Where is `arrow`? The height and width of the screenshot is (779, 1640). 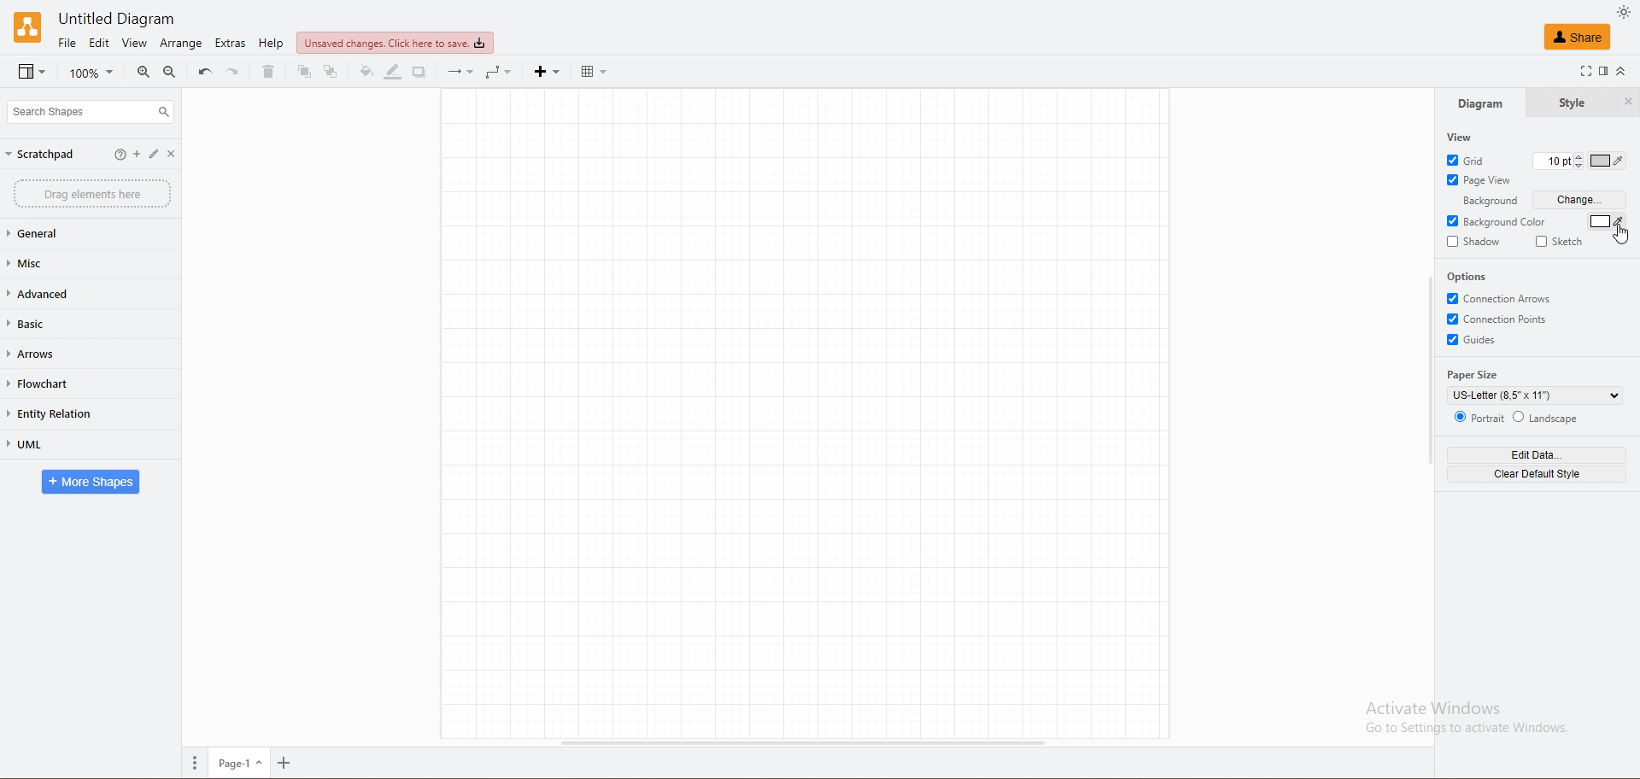 arrow is located at coordinates (458, 73).